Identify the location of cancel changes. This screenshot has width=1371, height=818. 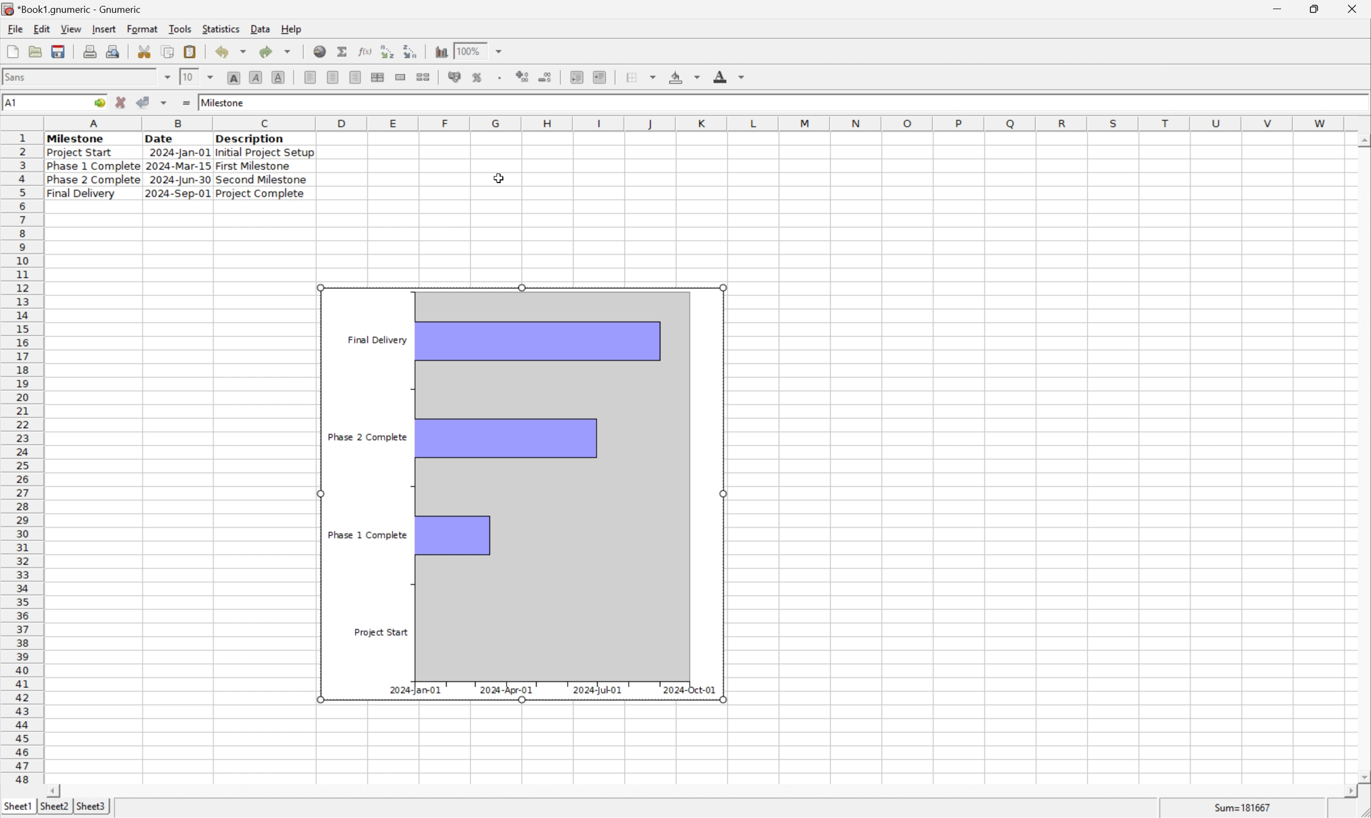
(125, 104).